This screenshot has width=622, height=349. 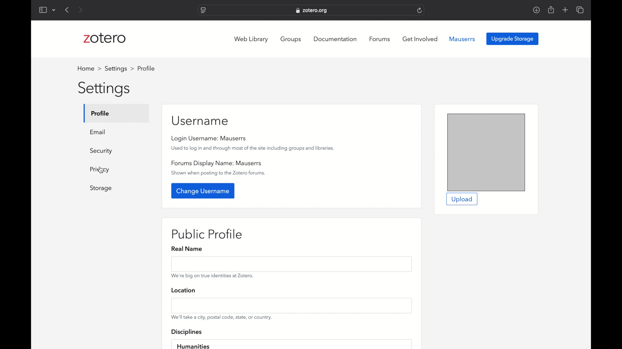 I want to click on documentation, so click(x=335, y=39).